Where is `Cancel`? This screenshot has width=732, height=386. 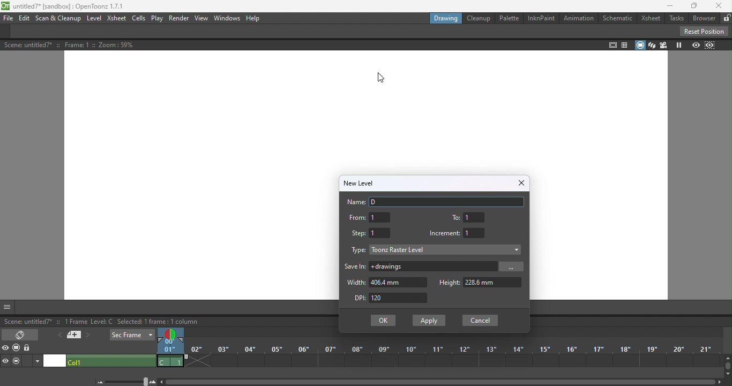
Cancel is located at coordinates (478, 321).